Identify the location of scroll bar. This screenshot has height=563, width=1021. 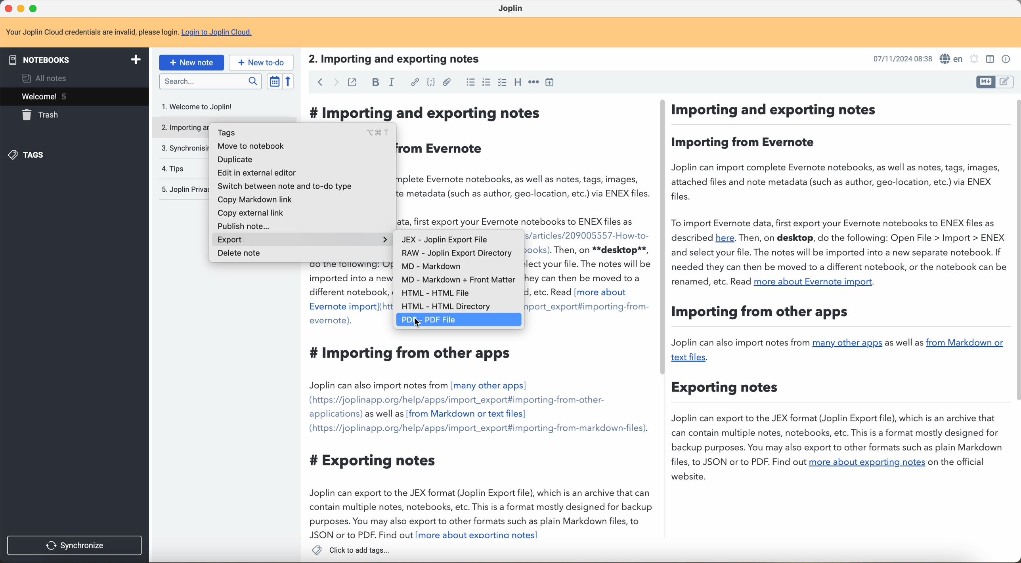
(664, 238).